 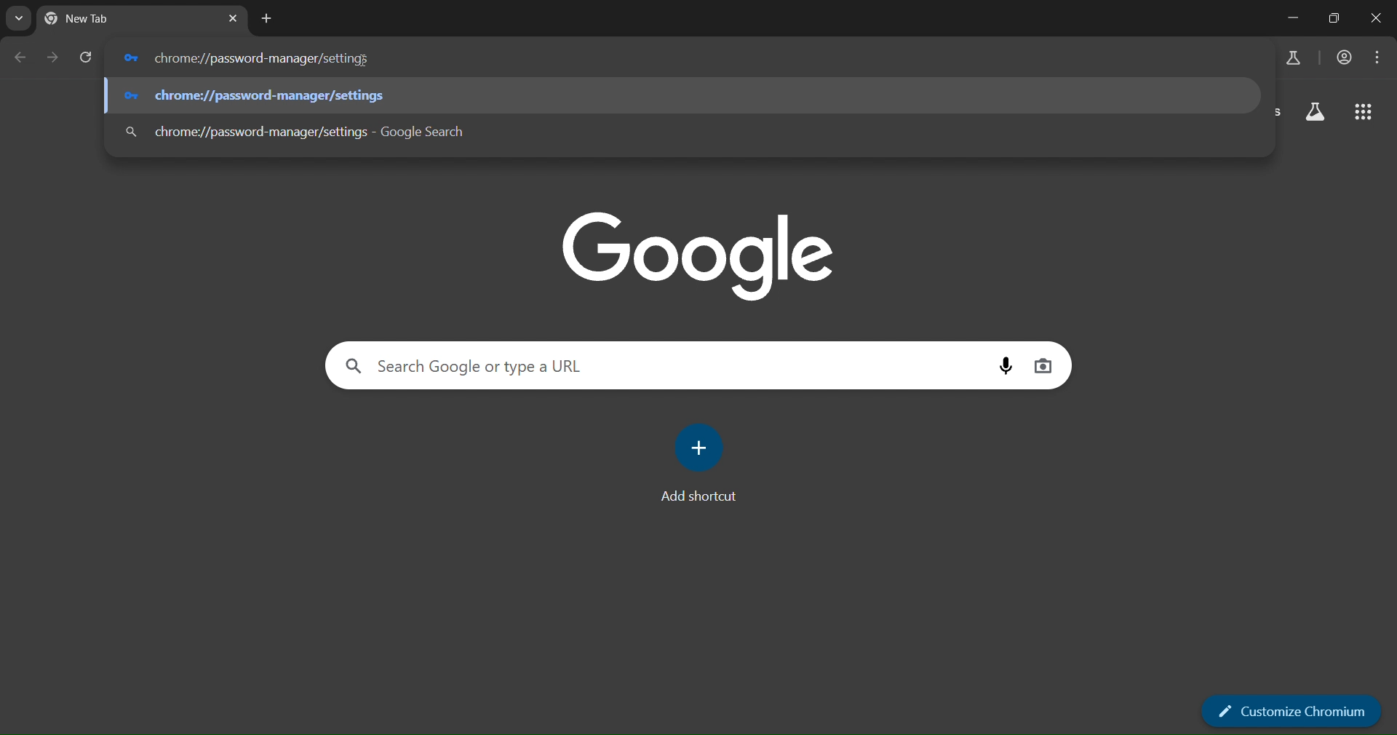 What do you see at coordinates (700, 462) in the screenshot?
I see `add shortcut` at bounding box center [700, 462].